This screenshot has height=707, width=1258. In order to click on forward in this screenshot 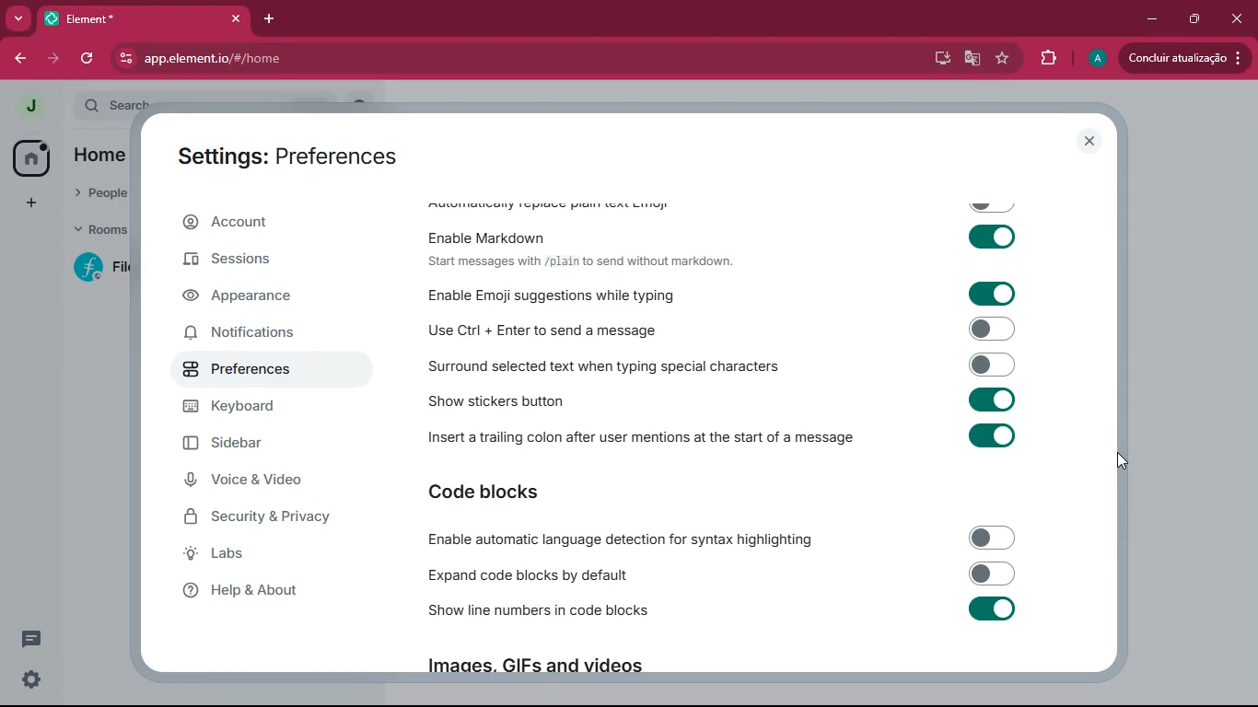, I will do `click(55, 58)`.